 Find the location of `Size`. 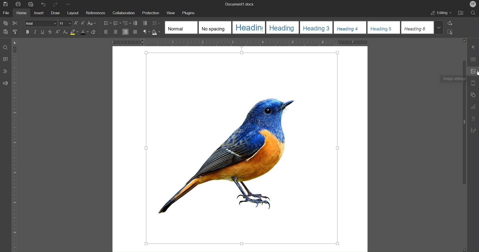

Size is located at coordinates (65, 23).